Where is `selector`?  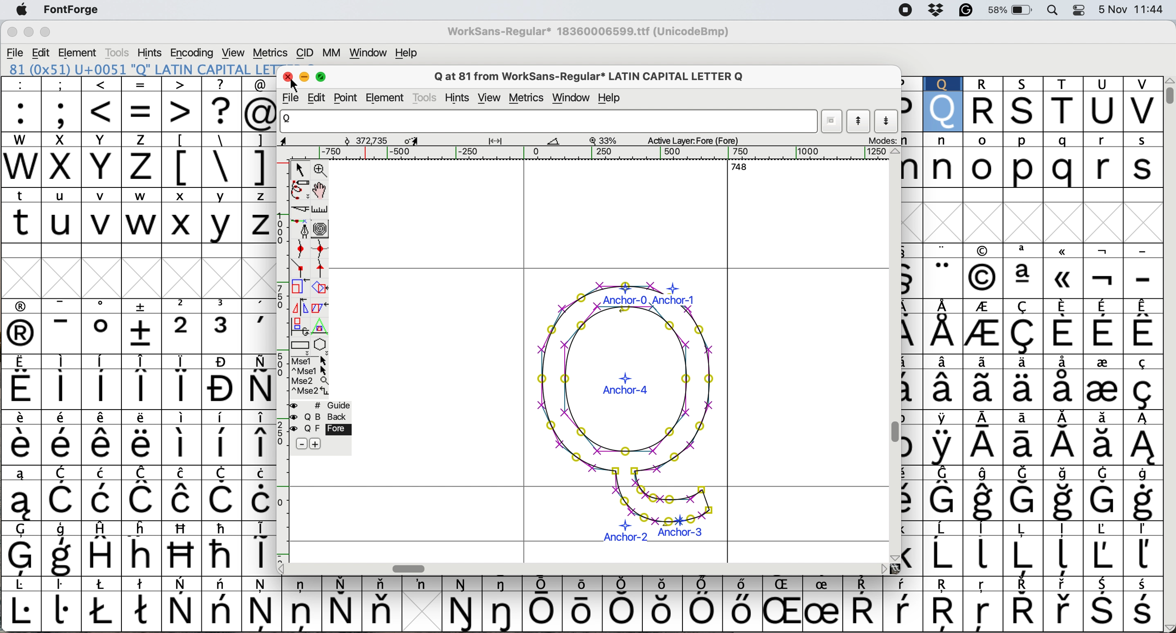 selector is located at coordinates (302, 170).